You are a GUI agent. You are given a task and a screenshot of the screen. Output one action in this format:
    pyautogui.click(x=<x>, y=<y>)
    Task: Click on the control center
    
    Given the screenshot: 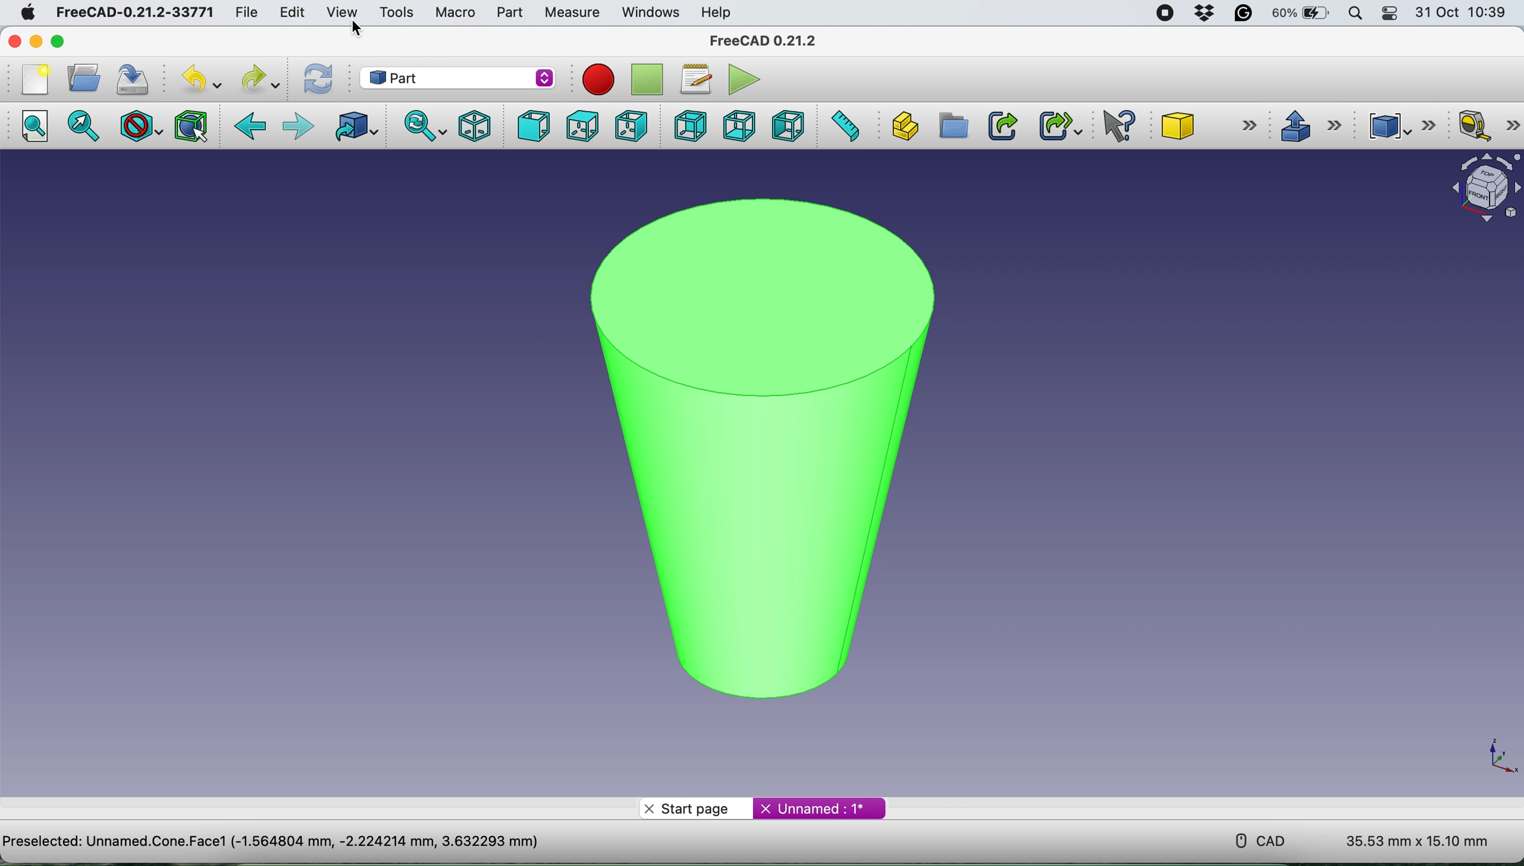 What is the action you would take?
    pyautogui.click(x=1391, y=15)
    